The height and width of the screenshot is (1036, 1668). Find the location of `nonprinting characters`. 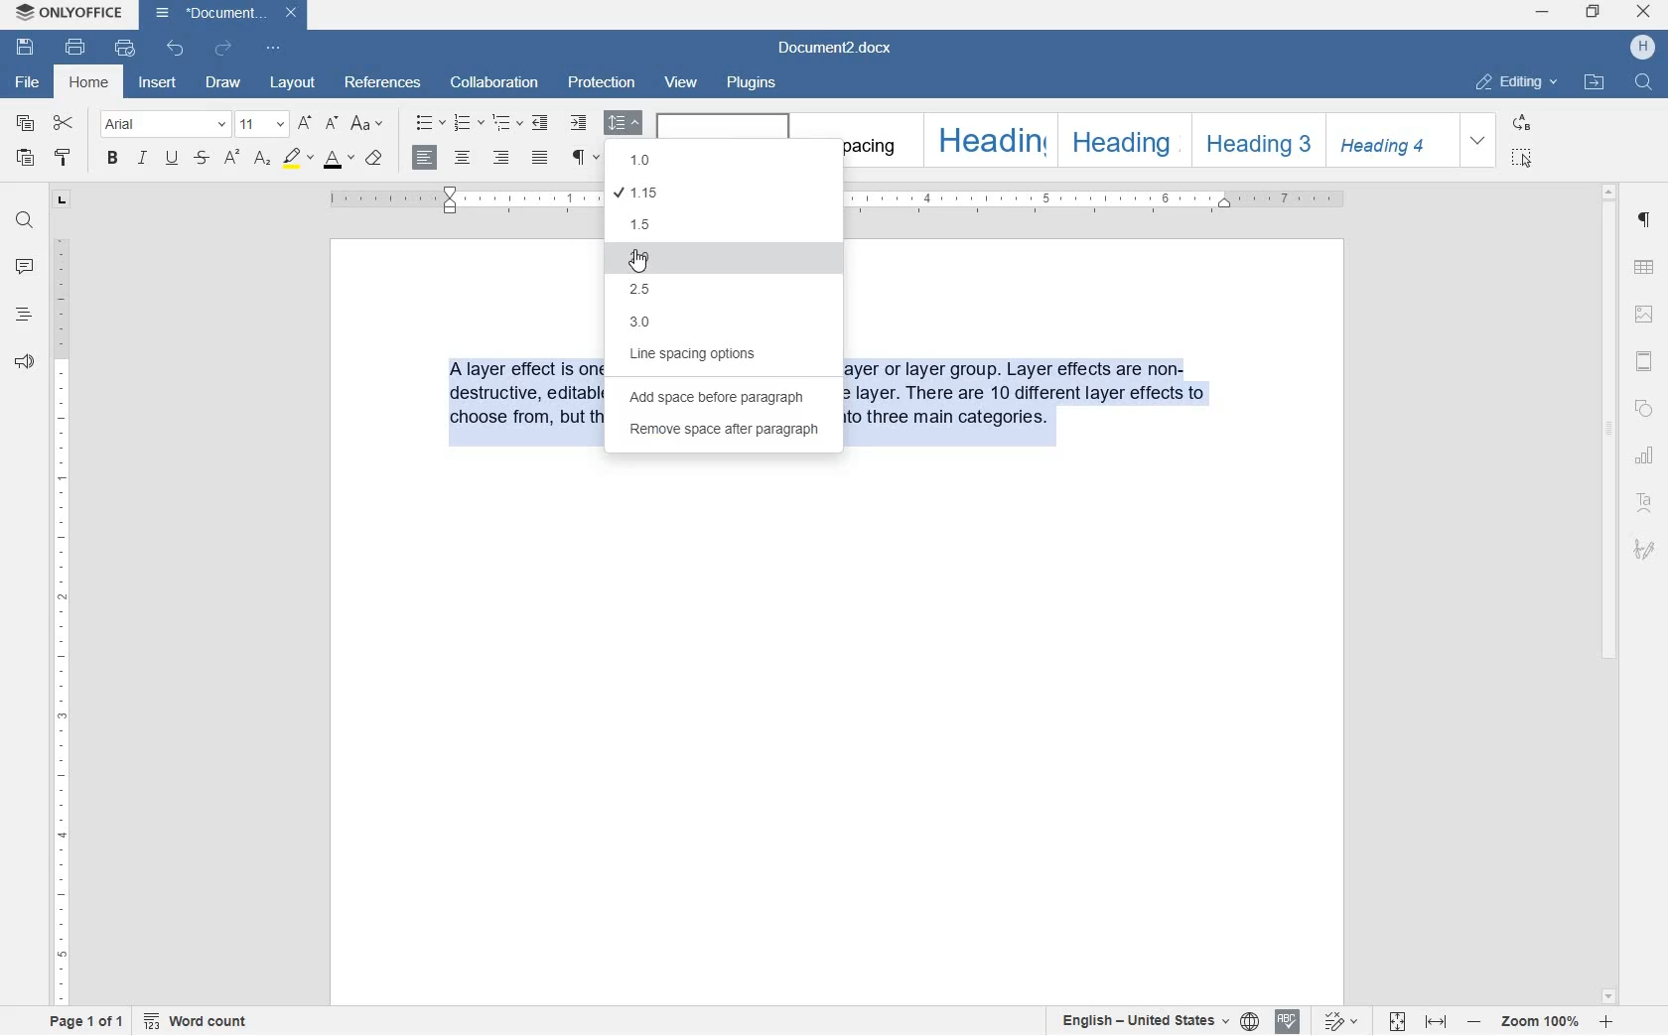

nonprinting characters is located at coordinates (583, 156).